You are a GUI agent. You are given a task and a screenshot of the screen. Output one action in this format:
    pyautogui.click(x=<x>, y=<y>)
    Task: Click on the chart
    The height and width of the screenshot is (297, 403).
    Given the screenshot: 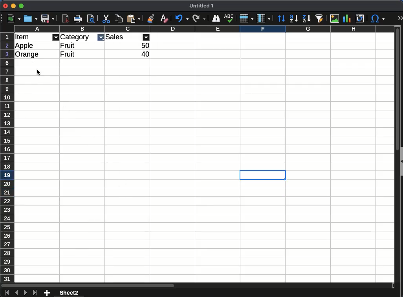 What is the action you would take?
    pyautogui.click(x=348, y=18)
    